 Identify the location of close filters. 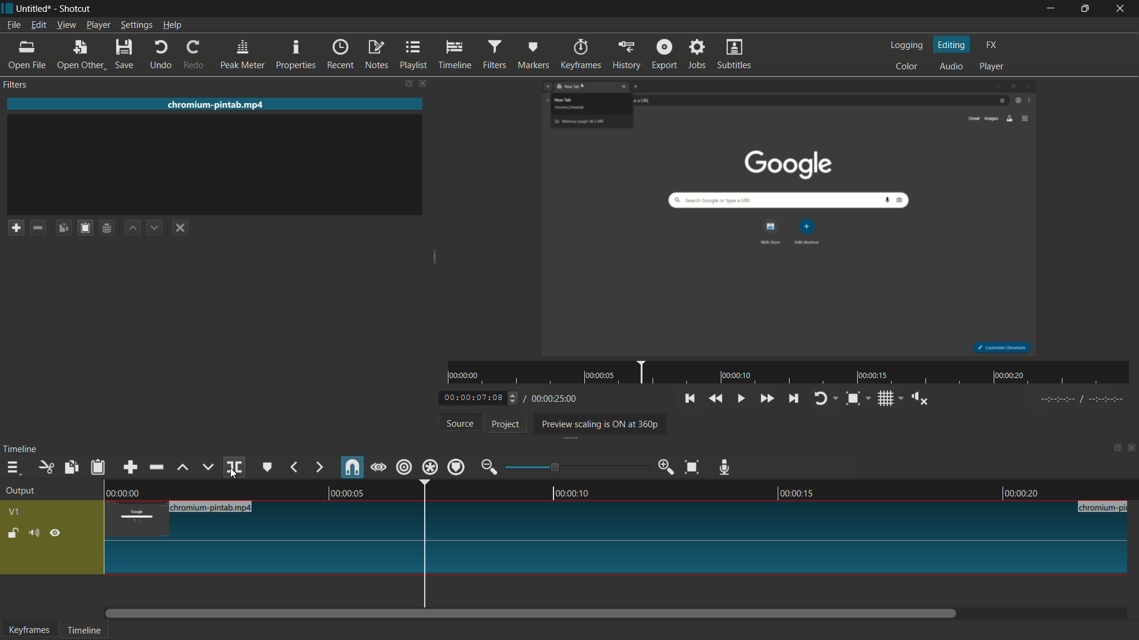
(423, 83).